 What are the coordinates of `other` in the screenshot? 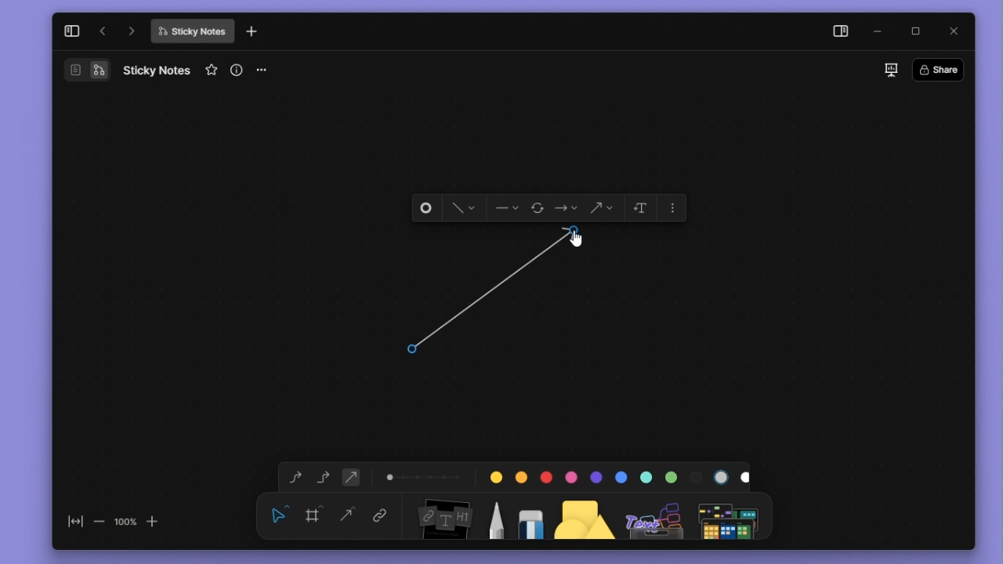 It's located at (656, 515).